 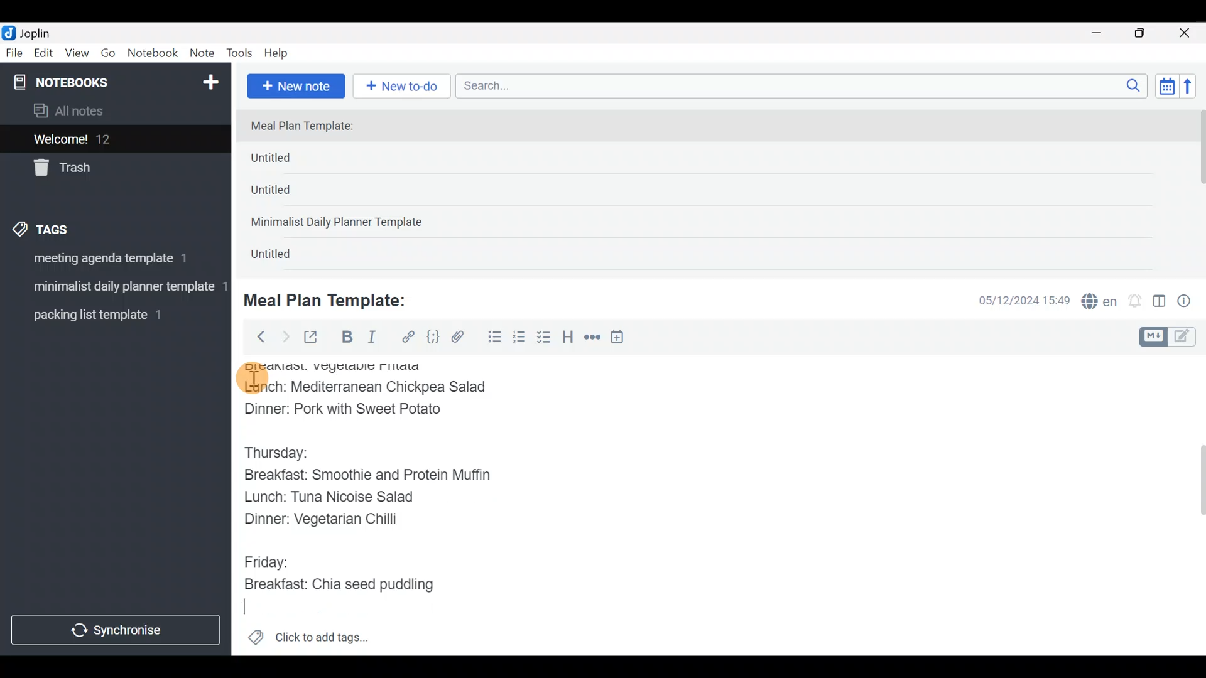 I want to click on Code, so click(x=432, y=336).